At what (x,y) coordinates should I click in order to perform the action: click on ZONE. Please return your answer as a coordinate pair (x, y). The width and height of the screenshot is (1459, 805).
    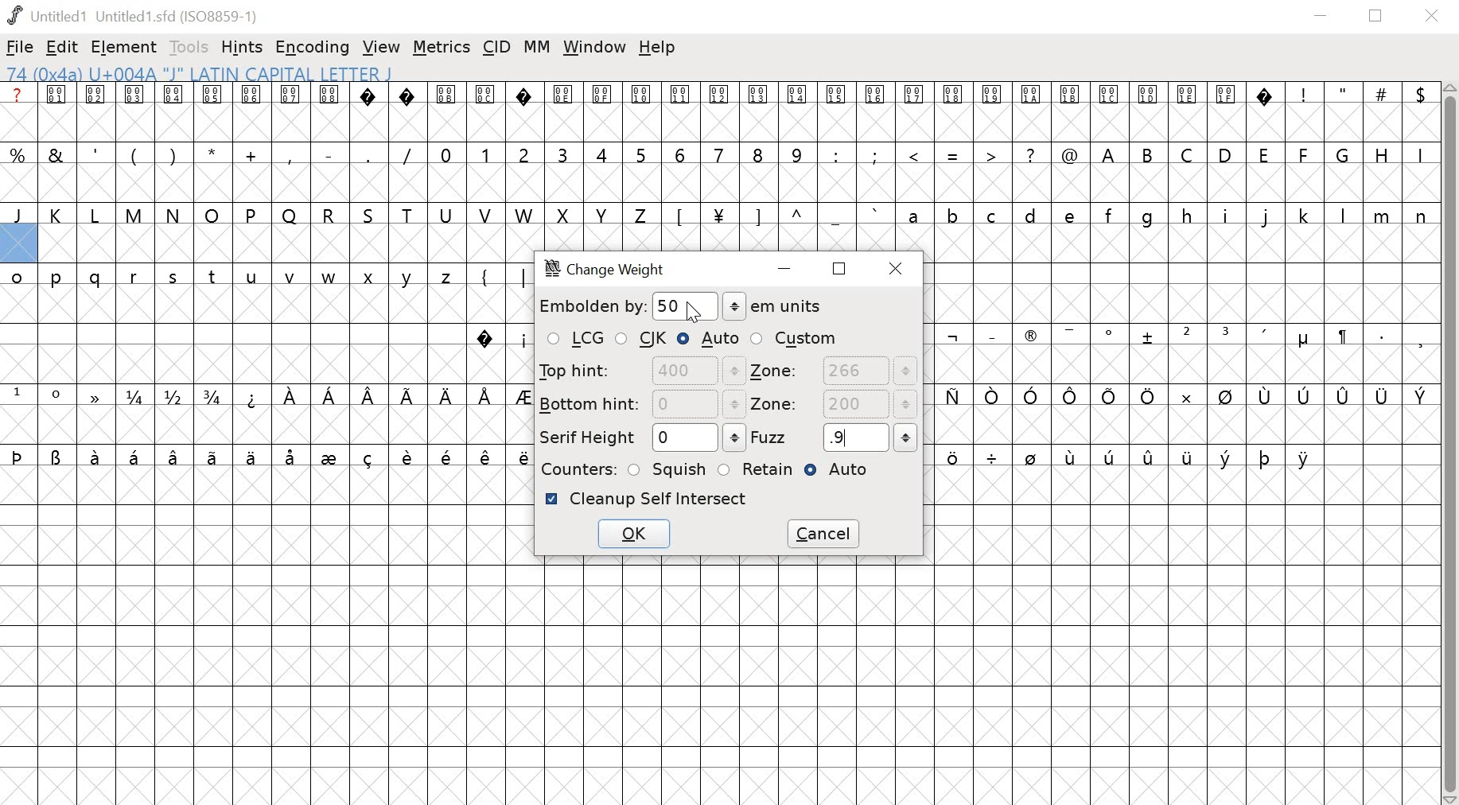
    Looking at the image, I should click on (833, 406).